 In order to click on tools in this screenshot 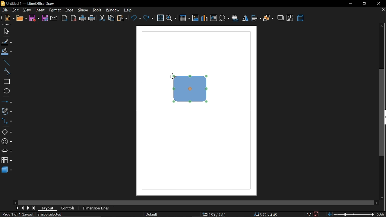, I will do `click(97, 10)`.